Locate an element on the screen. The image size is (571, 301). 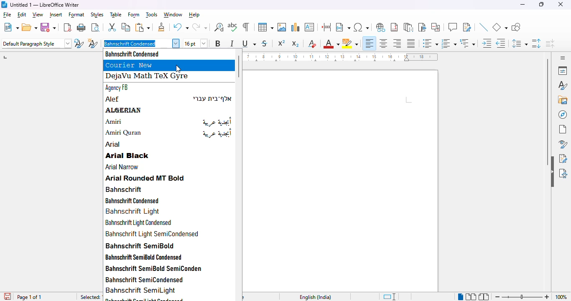
bahnschrift light semicondensed is located at coordinates (153, 234).